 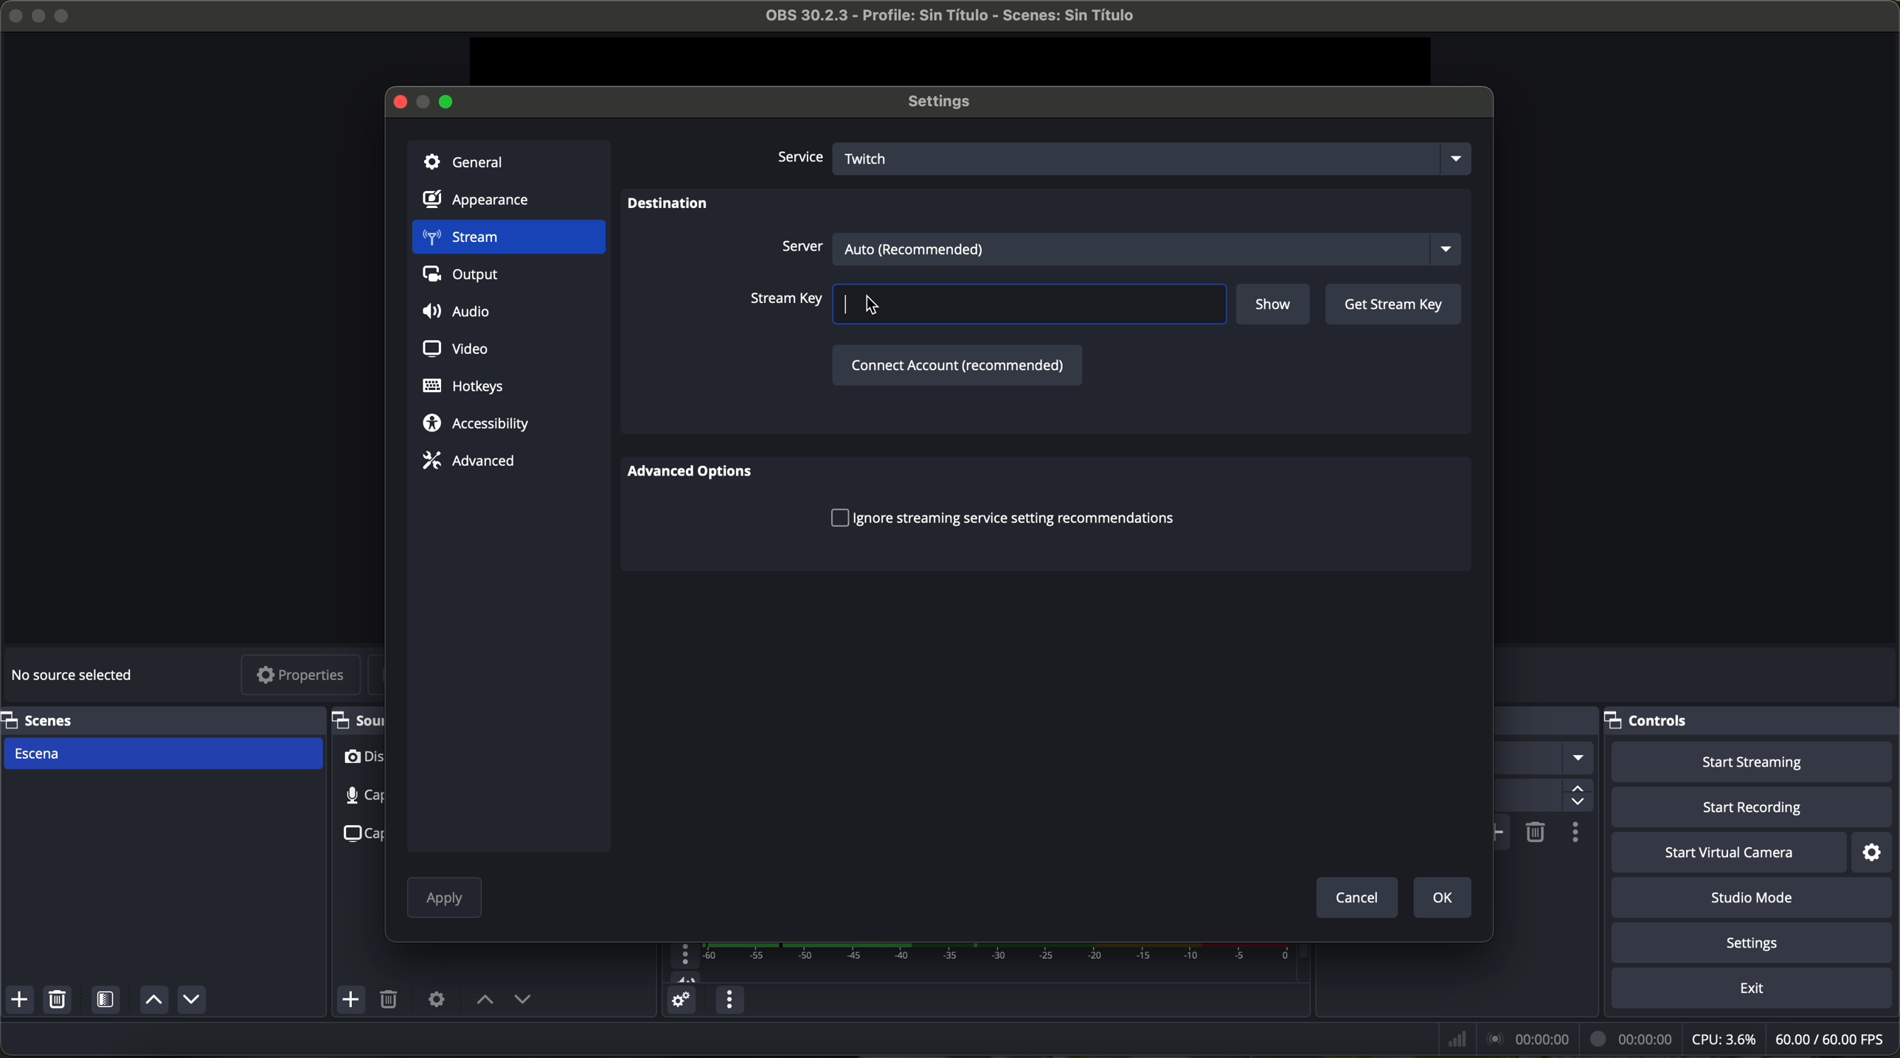 What do you see at coordinates (448, 100) in the screenshot?
I see `maximize window` at bounding box center [448, 100].